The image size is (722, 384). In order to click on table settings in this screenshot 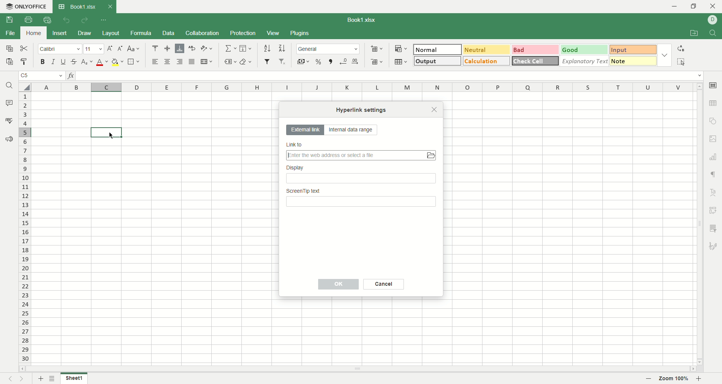, I will do `click(714, 104)`.